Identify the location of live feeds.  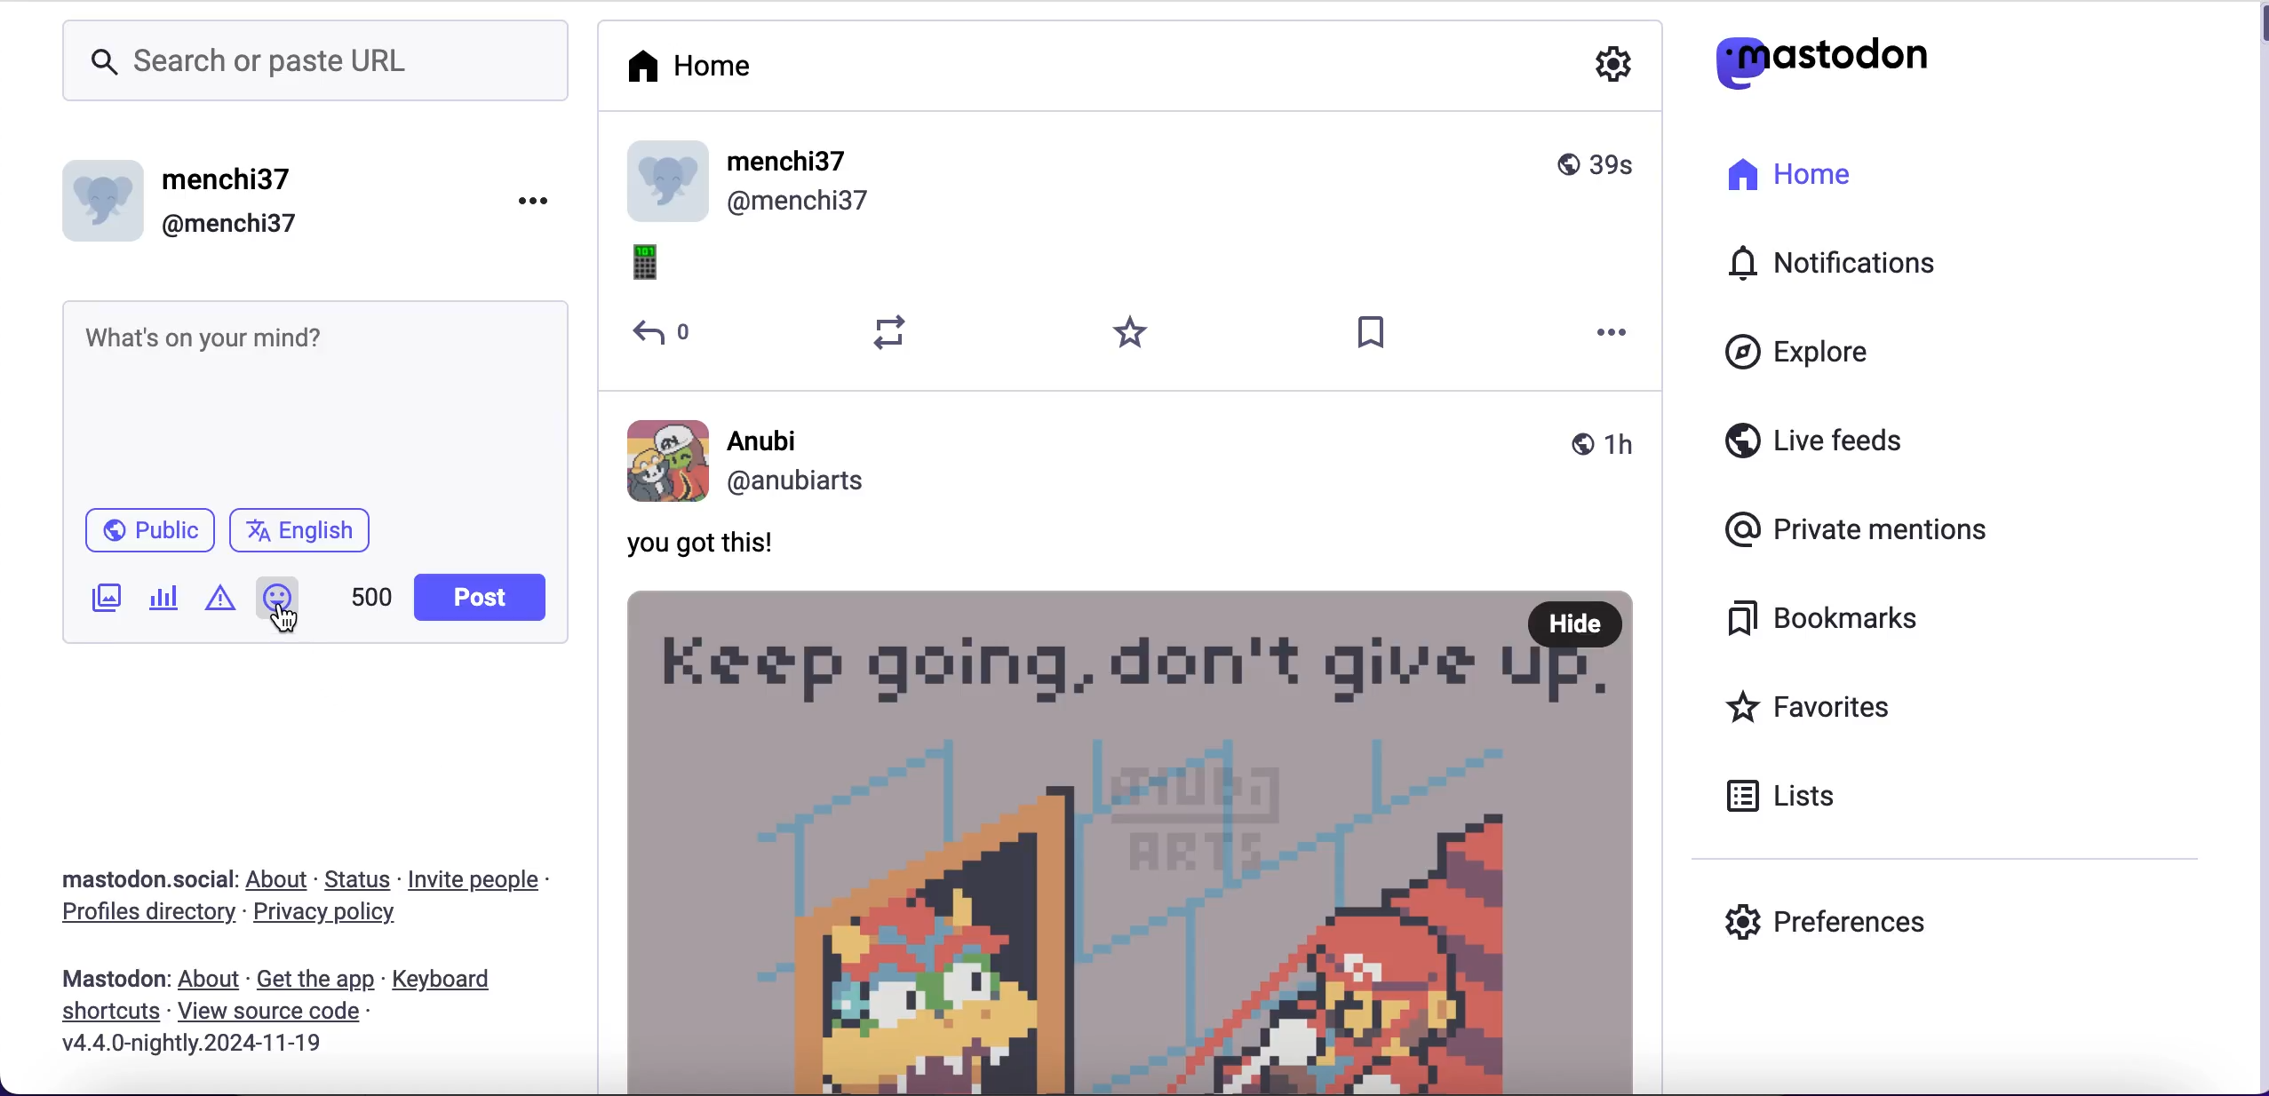
(1824, 440).